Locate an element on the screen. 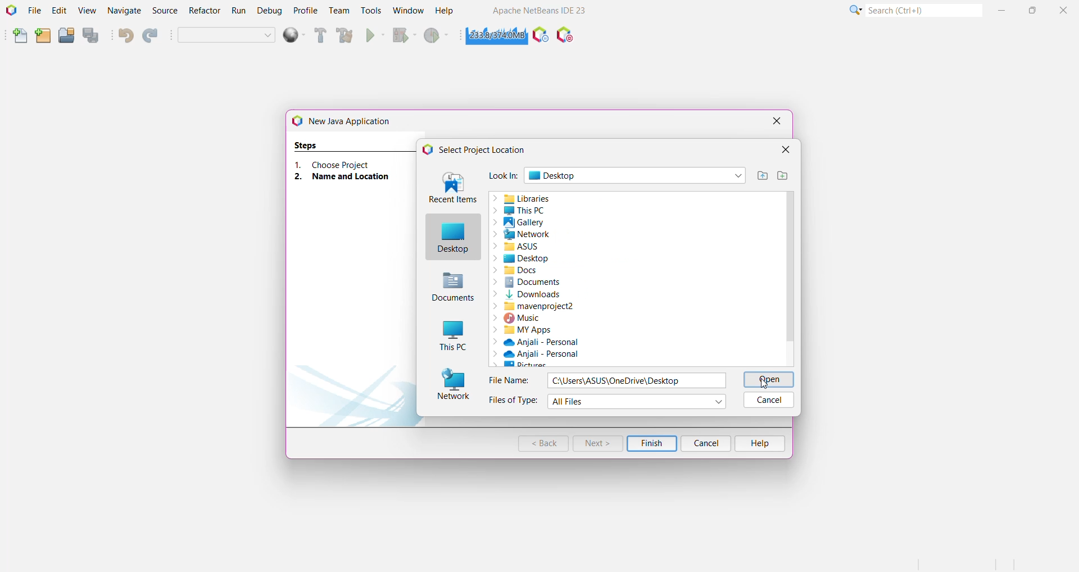  Profile Project is located at coordinates (438, 35).